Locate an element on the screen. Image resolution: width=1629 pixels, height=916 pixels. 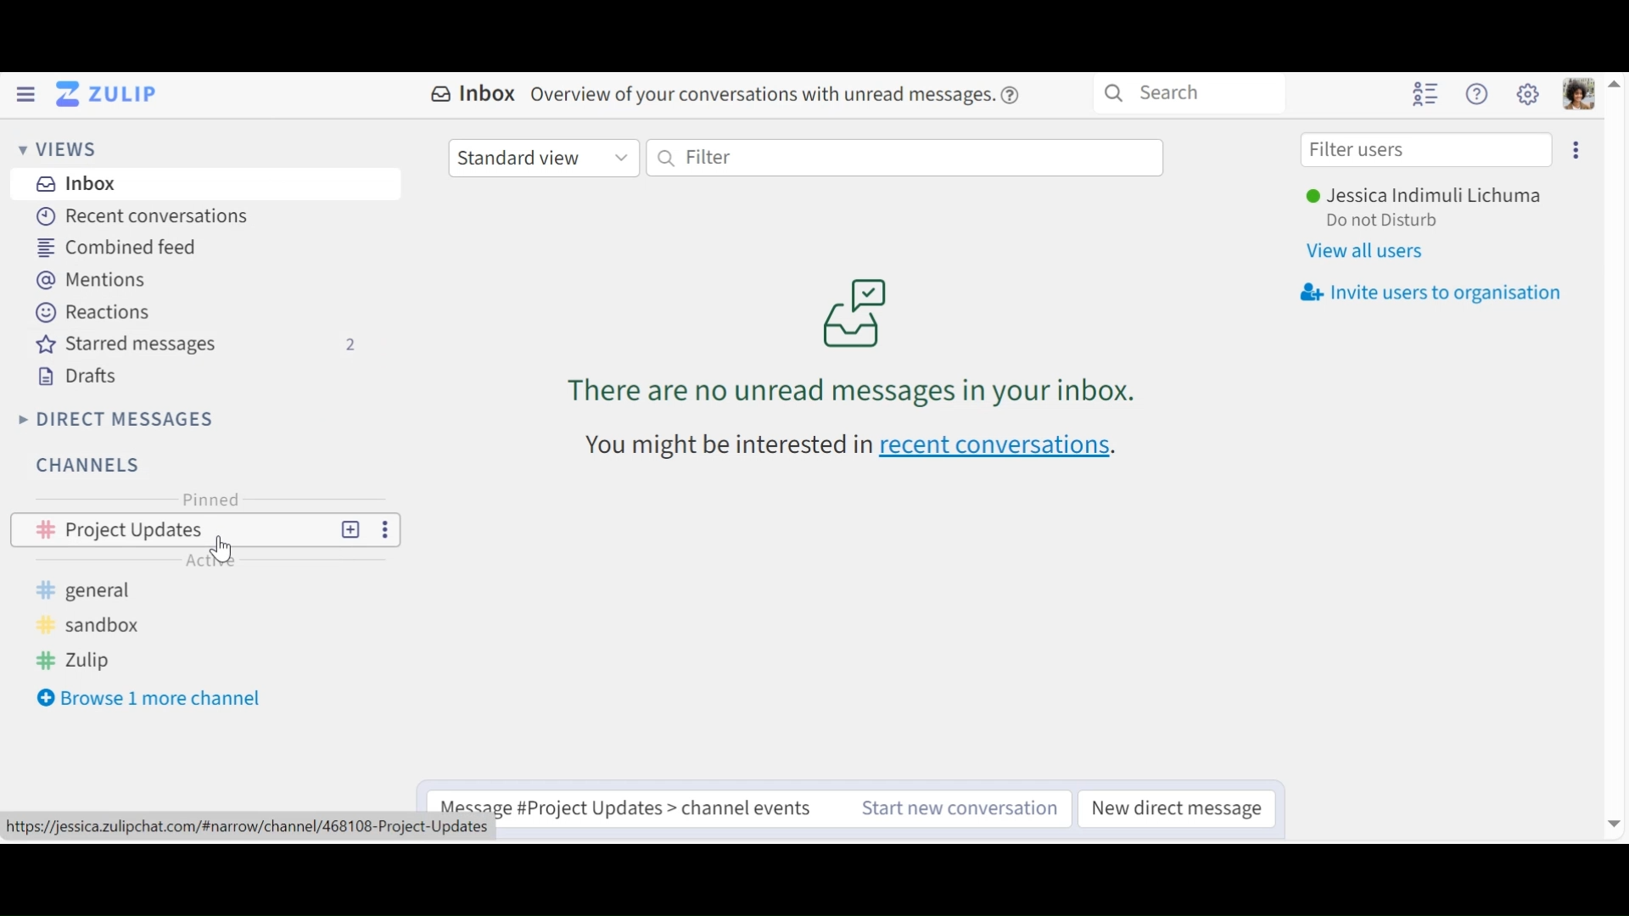
Reactions is located at coordinates (92, 310).